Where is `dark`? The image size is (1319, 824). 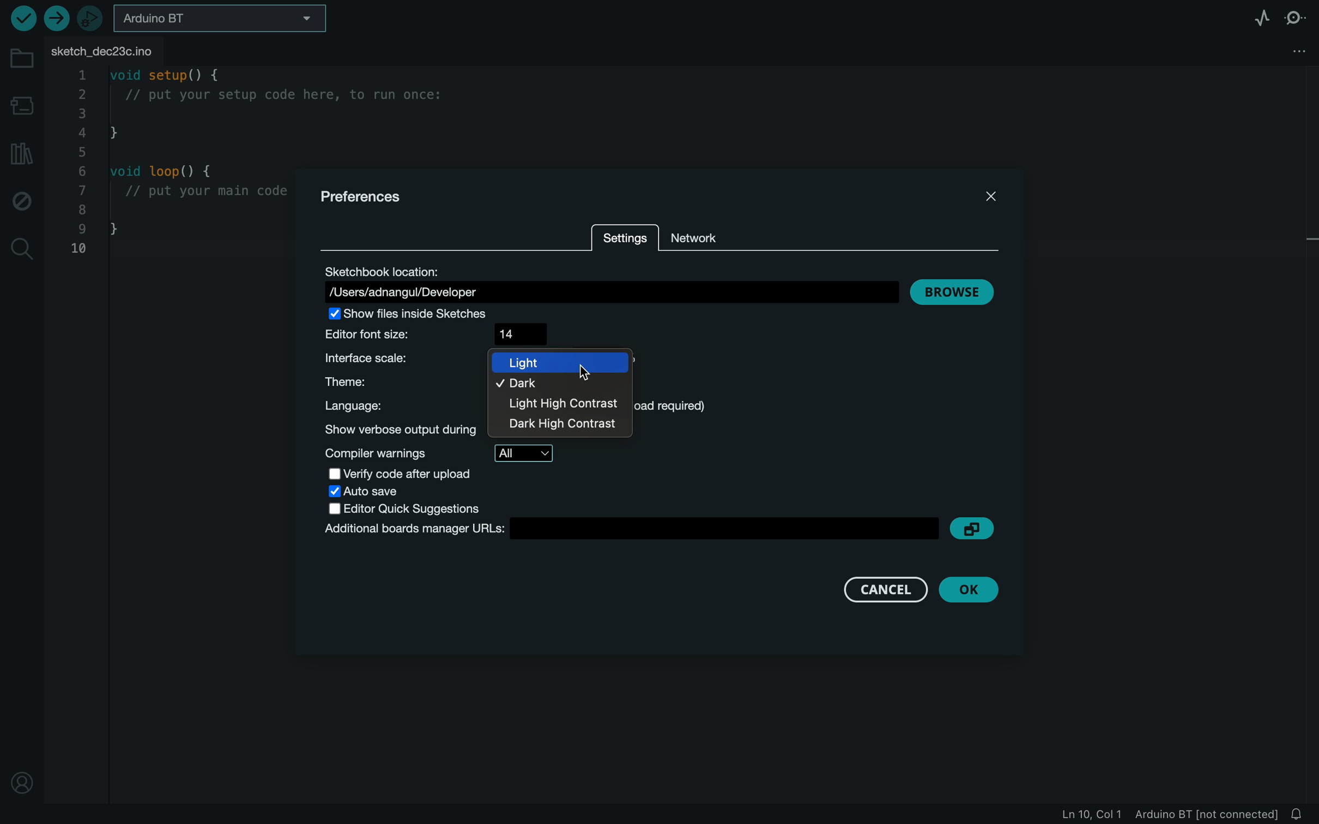
dark is located at coordinates (536, 385).